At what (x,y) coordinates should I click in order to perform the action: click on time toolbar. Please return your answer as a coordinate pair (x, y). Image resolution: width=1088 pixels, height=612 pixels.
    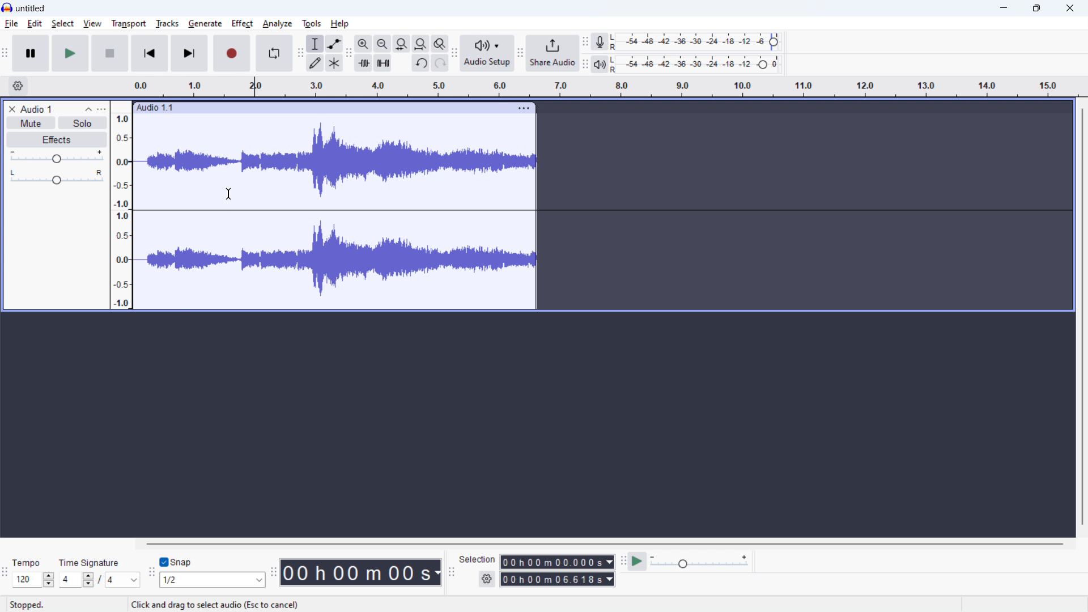
    Looking at the image, I should click on (274, 575).